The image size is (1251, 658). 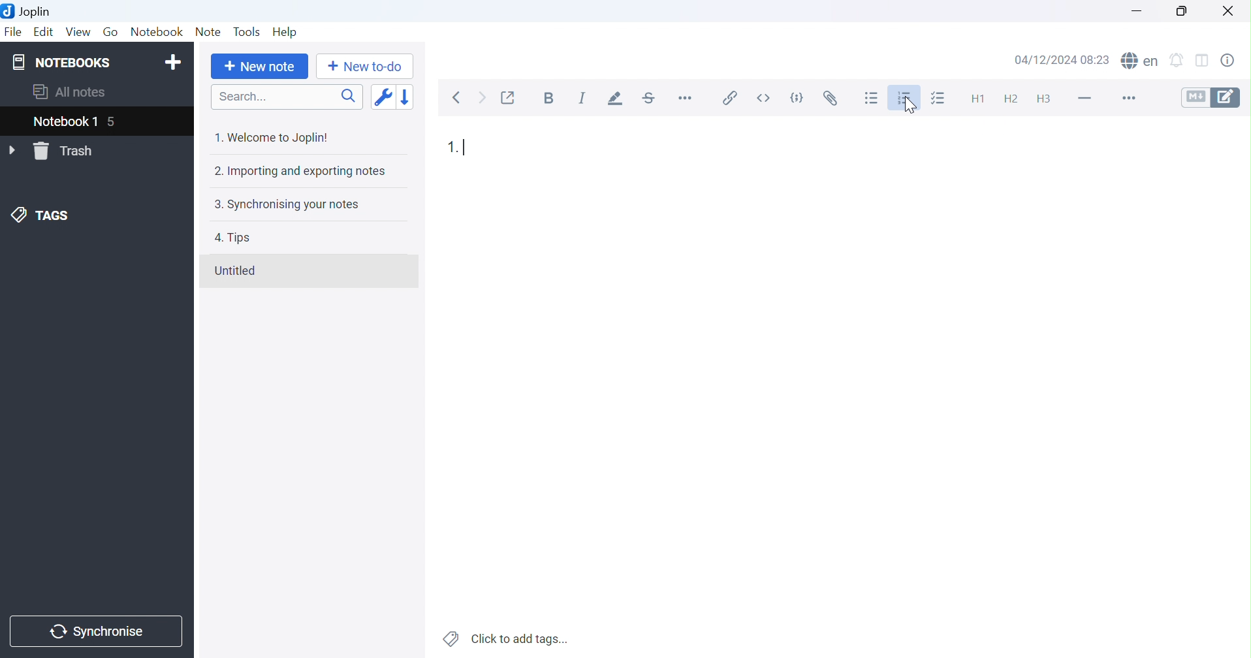 What do you see at coordinates (13, 33) in the screenshot?
I see `File` at bounding box center [13, 33].